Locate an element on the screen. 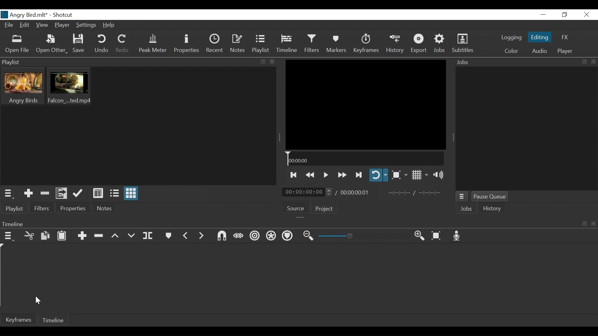 The image size is (598, 336). Next marker is located at coordinates (202, 236).